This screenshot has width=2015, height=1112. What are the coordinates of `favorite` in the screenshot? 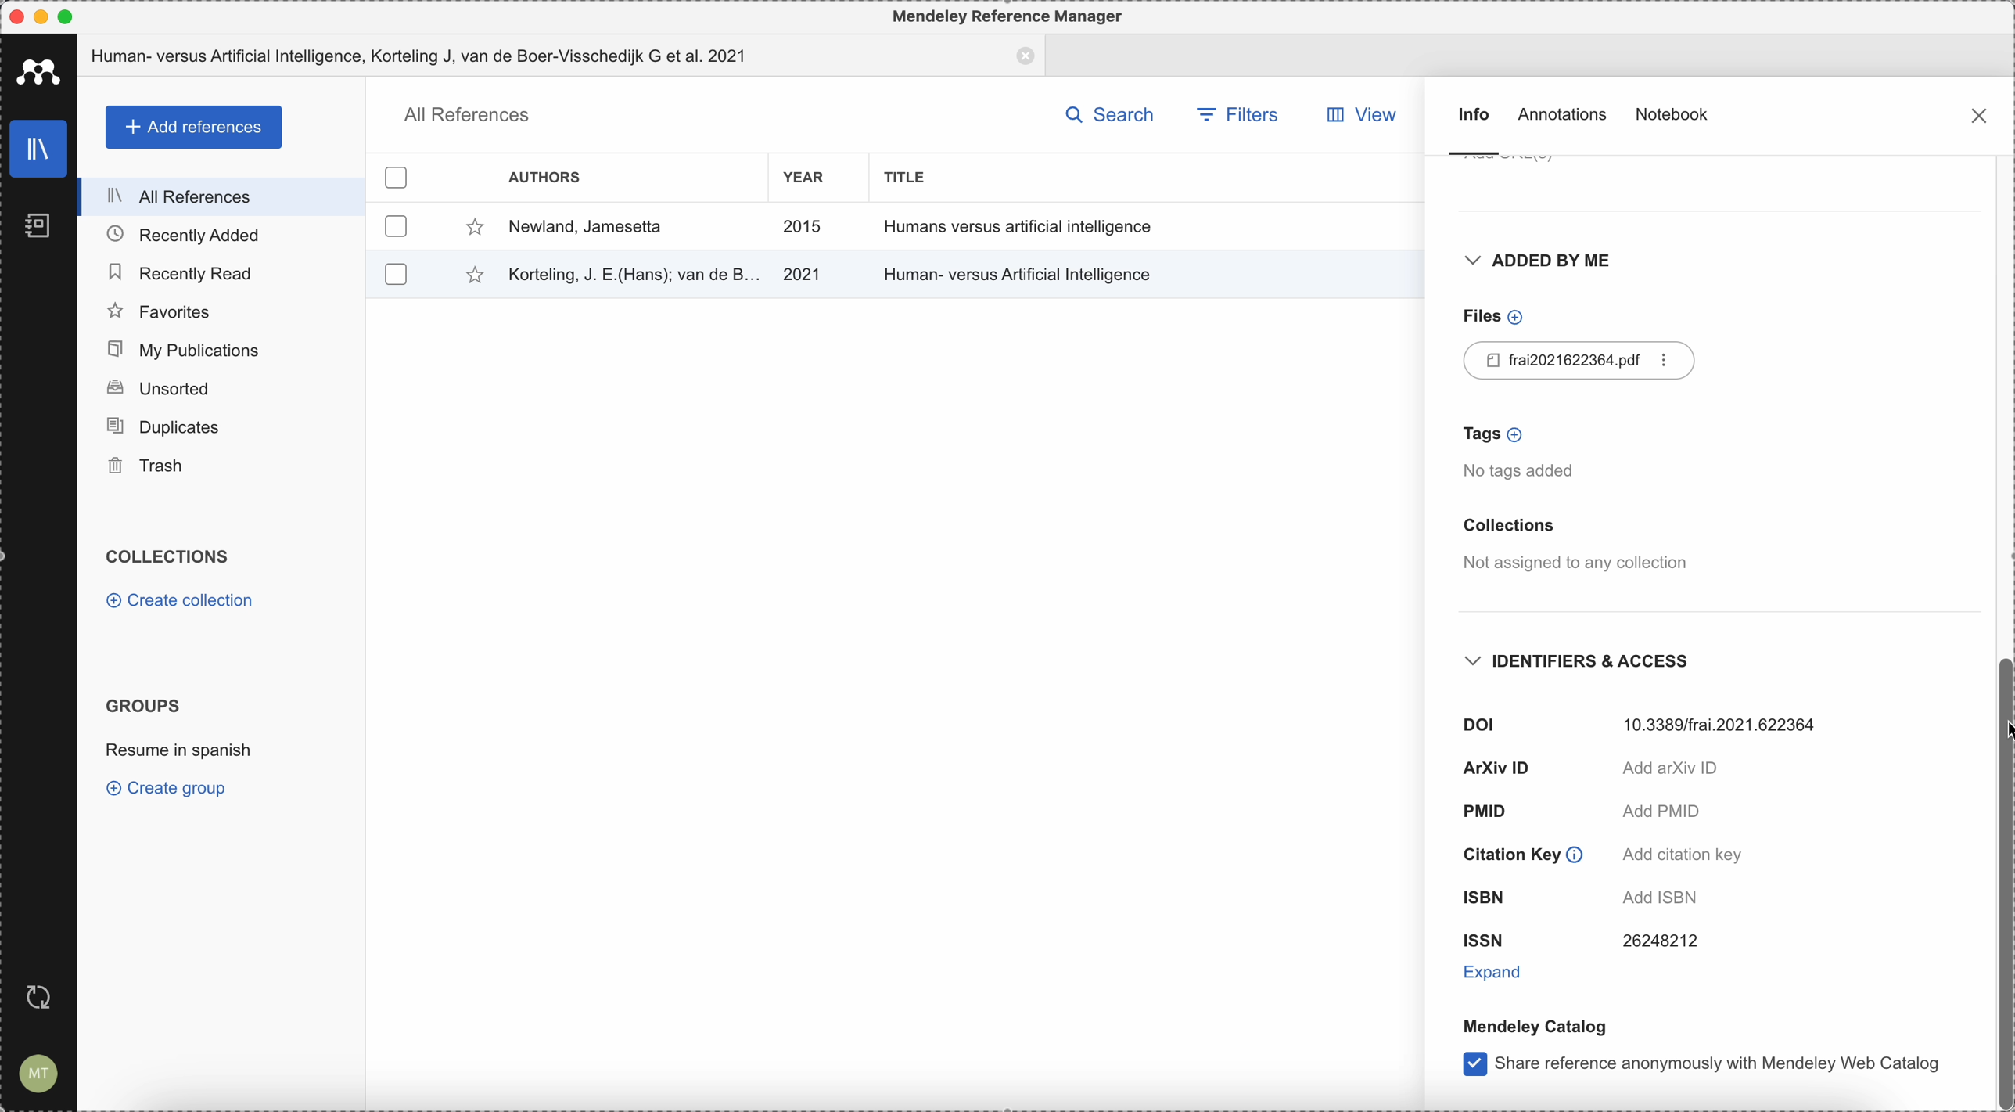 It's located at (471, 227).